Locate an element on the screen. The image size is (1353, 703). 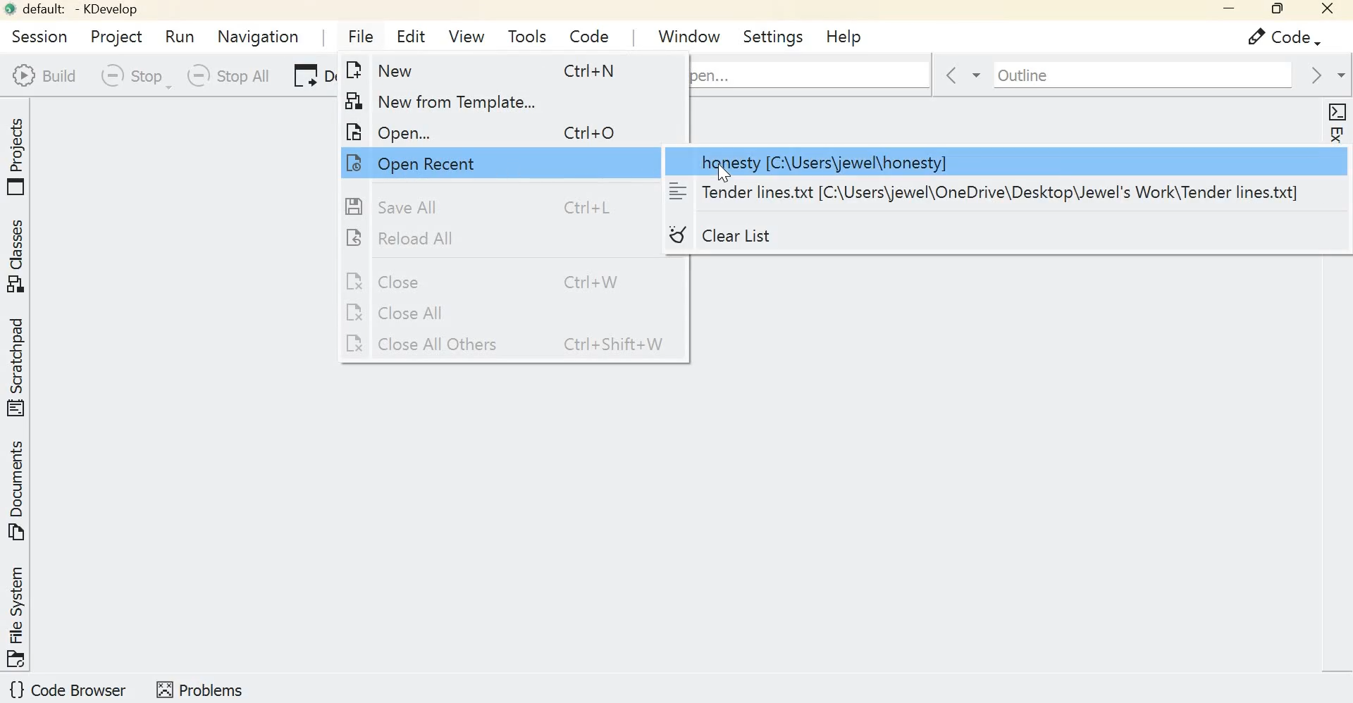
Window is located at coordinates (690, 35).